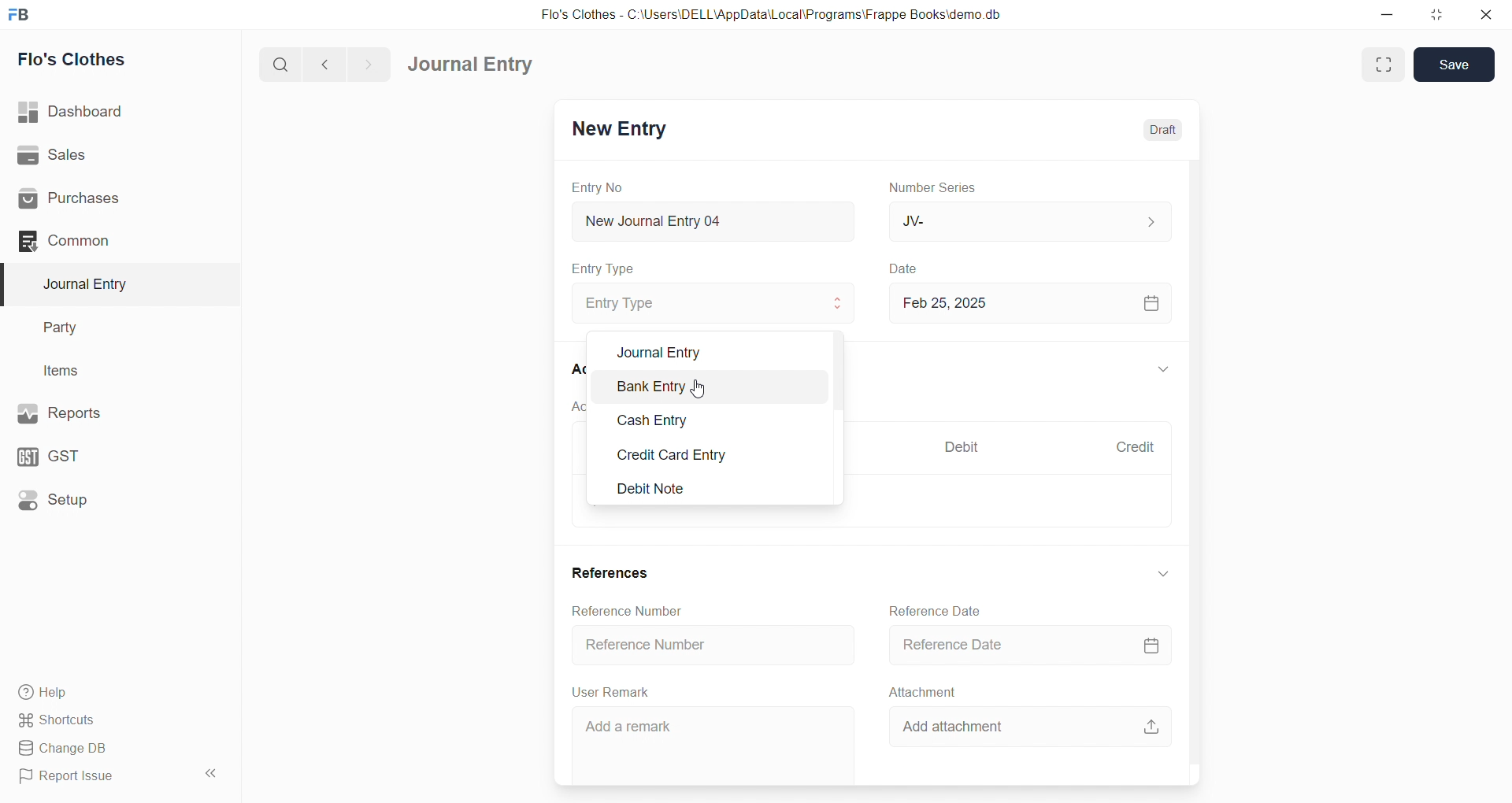 The height and width of the screenshot is (803, 1512). Describe the element at coordinates (1027, 220) in the screenshot. I see `JV-` at that location.